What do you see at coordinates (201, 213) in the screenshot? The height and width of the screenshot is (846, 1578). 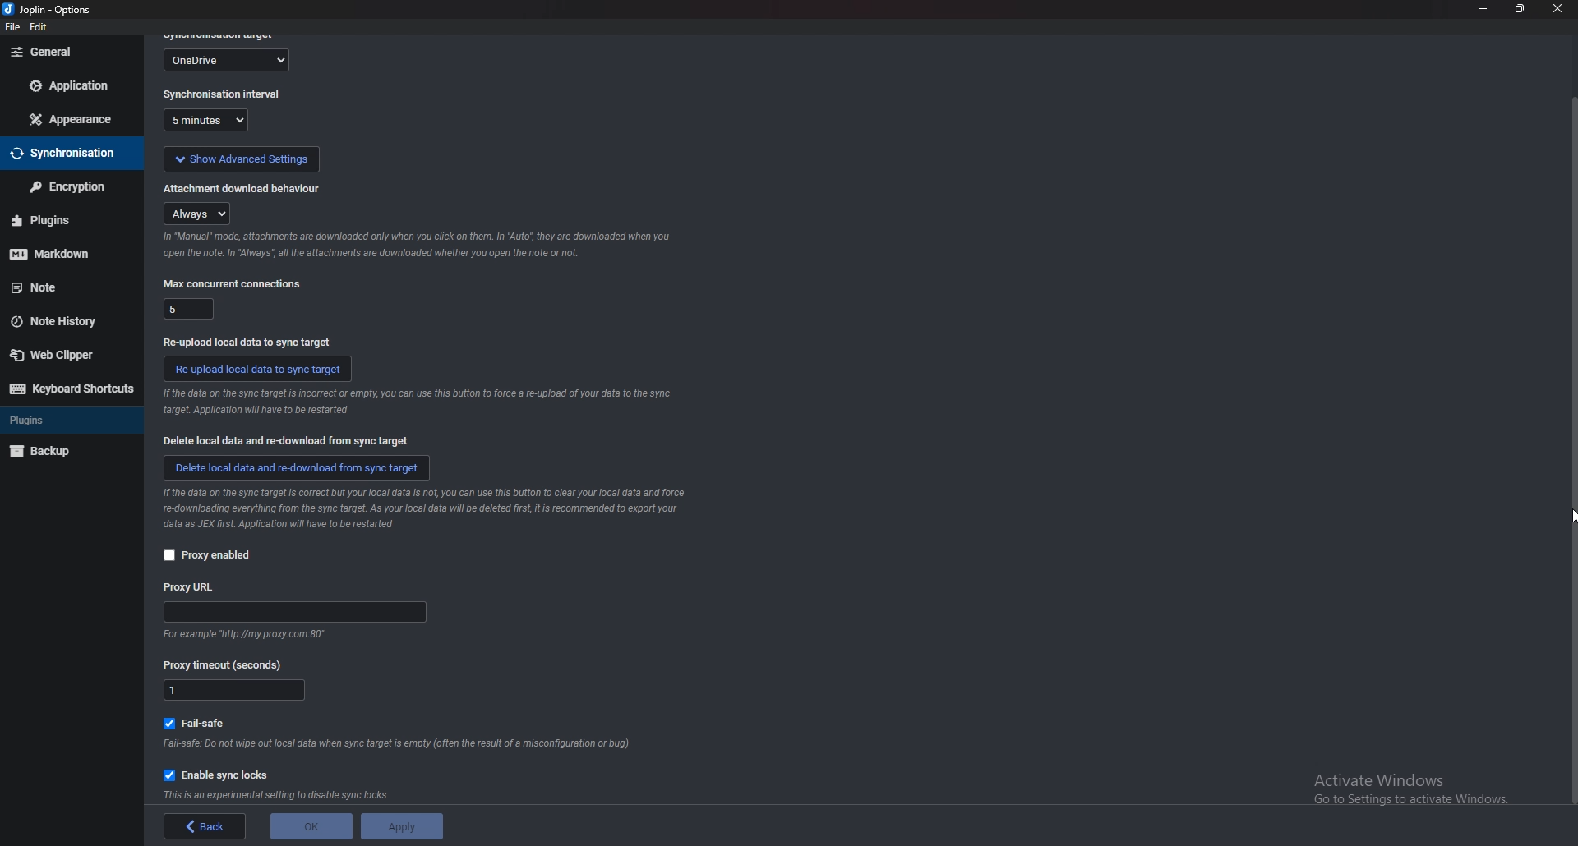 I see `attachment download behaviour` at bounding box center [201, 213].